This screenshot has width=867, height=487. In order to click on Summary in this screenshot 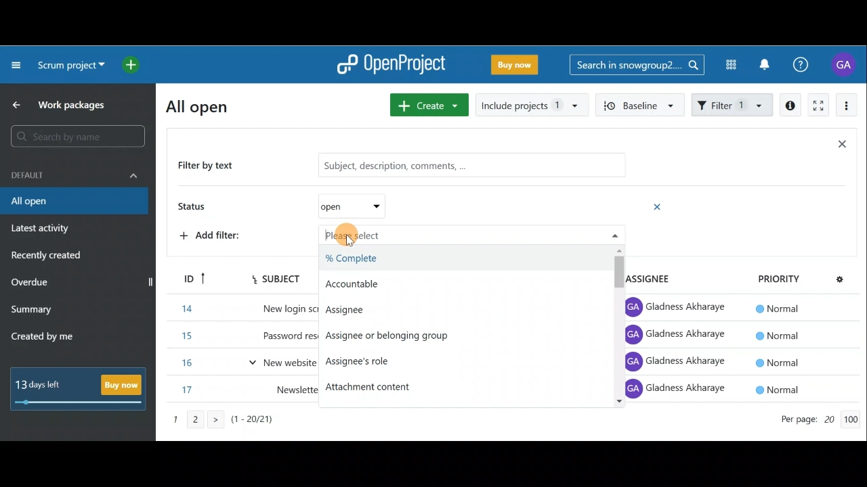, I will do `click(32, 311)`.